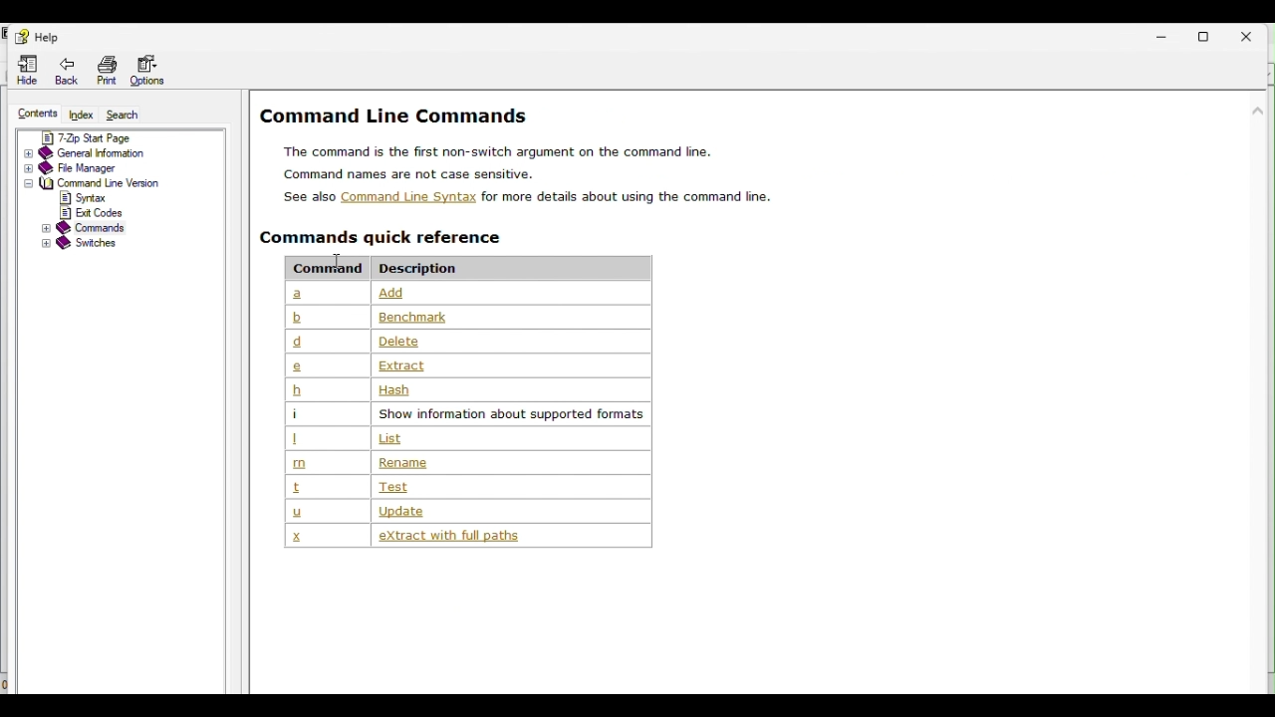 The width and height of the screenshot is (1275, 717). What do you see at coordinates (106, 136) in the screenshot?
I see `7 zip start page` at bounding box center [106, 136].